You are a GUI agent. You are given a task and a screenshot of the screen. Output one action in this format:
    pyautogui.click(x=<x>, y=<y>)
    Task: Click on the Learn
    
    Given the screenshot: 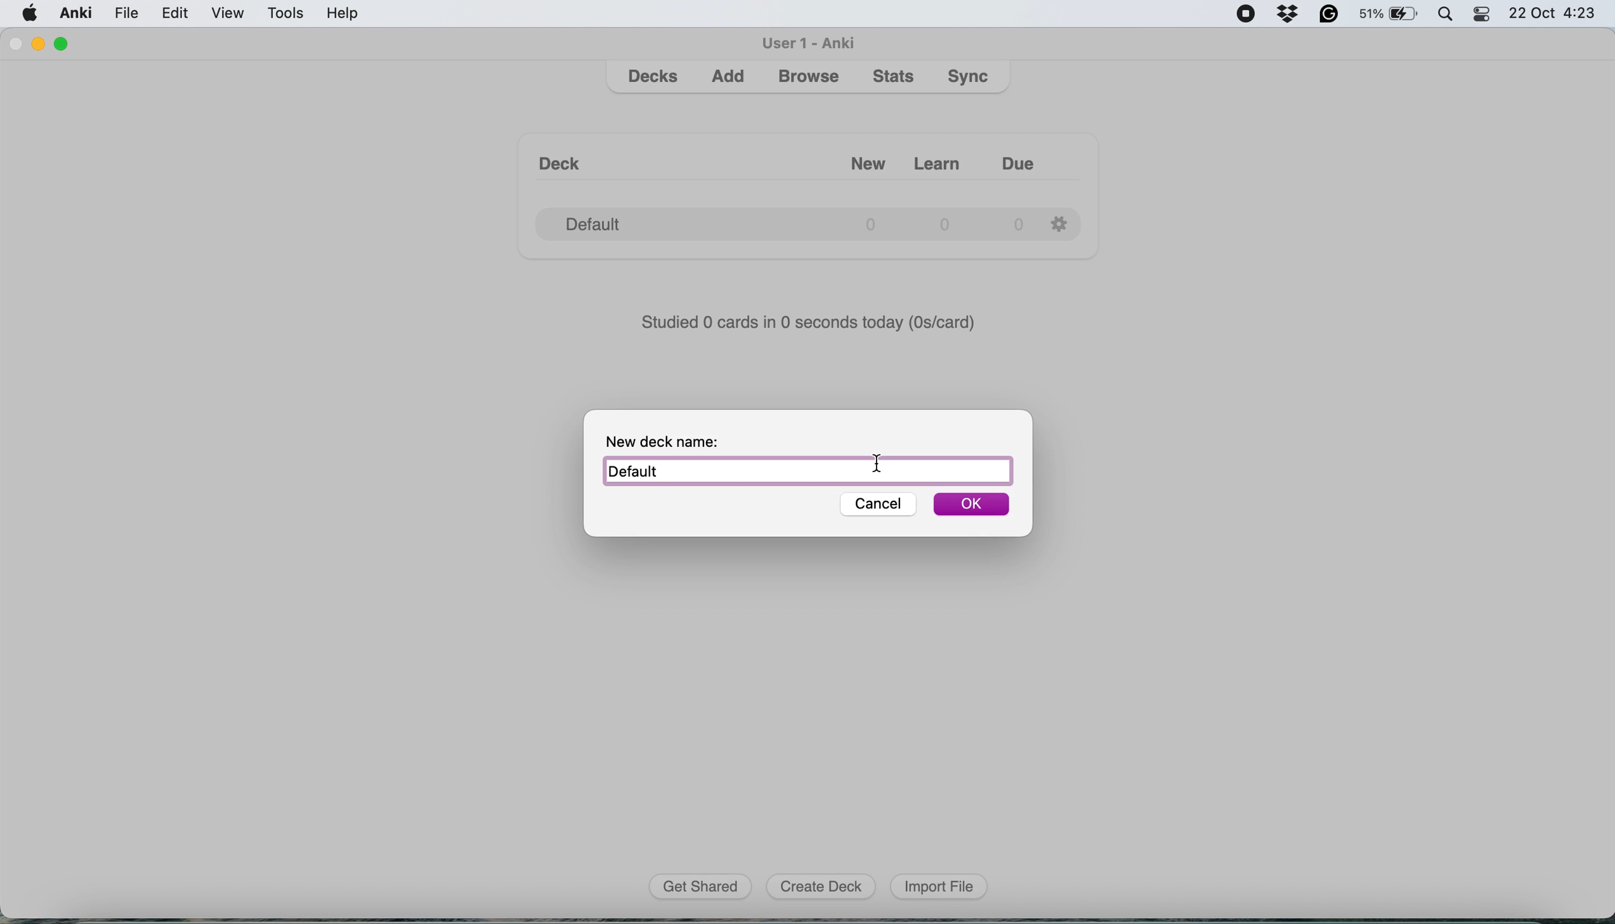 What is the action you would take?
    pyautogui.click(x=941, y=159)
    